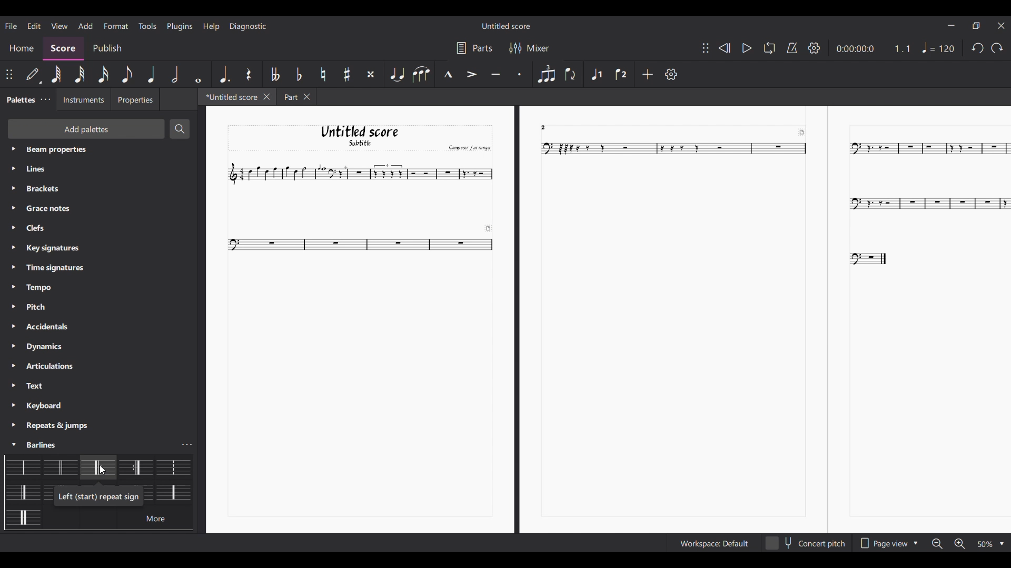 This screenshot has width=1011, height=568. What do you see at coordinates (47, 251) in the screenshot?
I see `Palette settings` at bounding box center [47, 251].